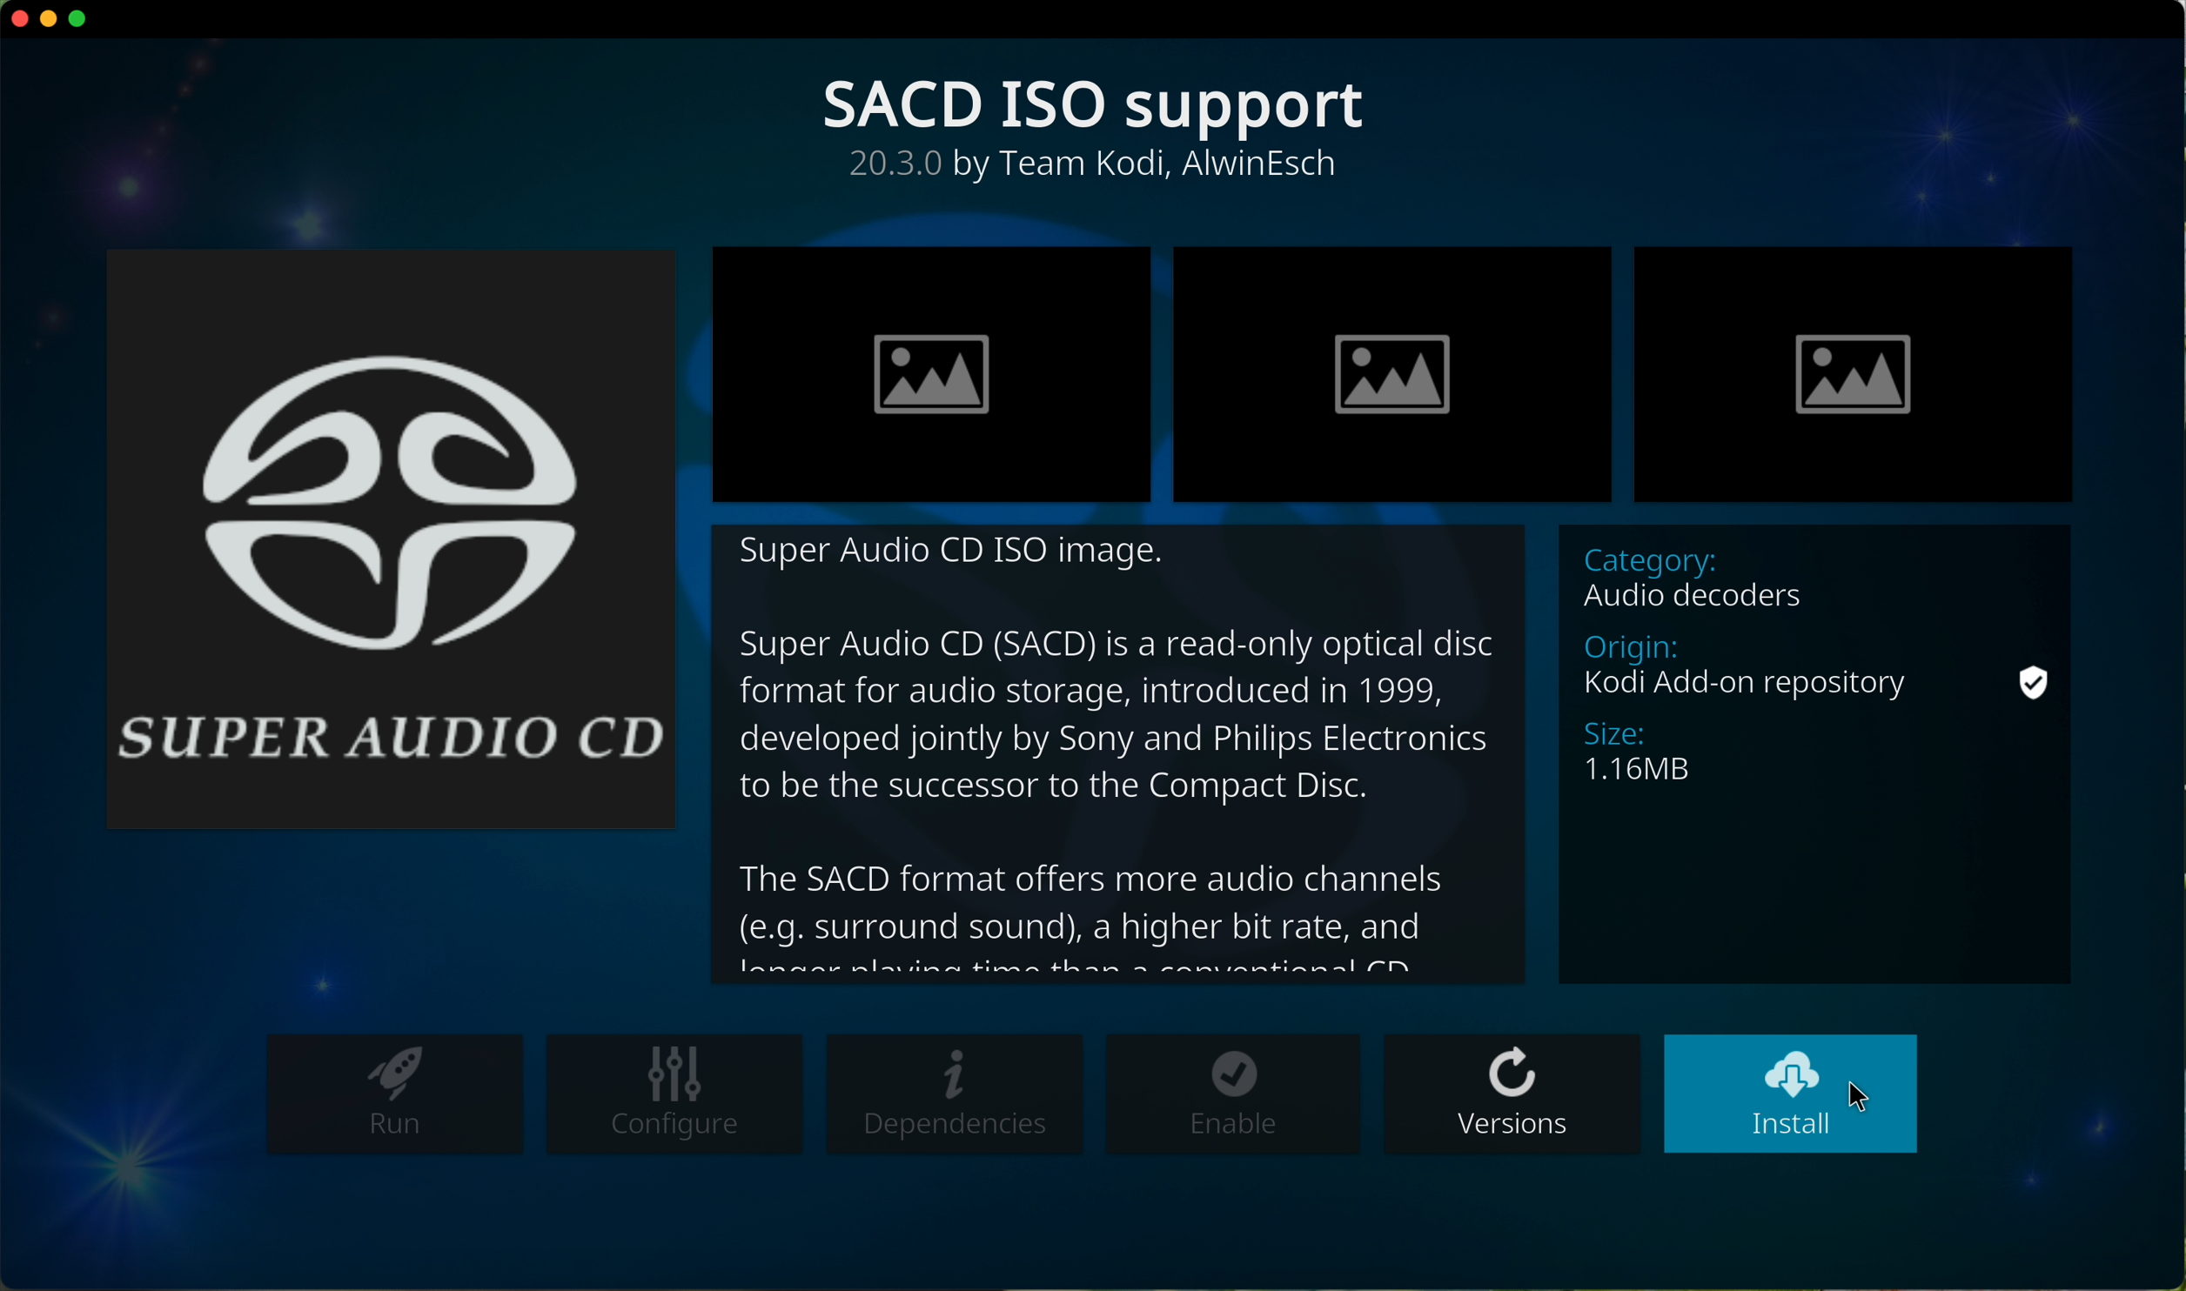  What do you see at coordinates (391, 537) in the screenshot?
I see `image` at bounding box center [391, 537].